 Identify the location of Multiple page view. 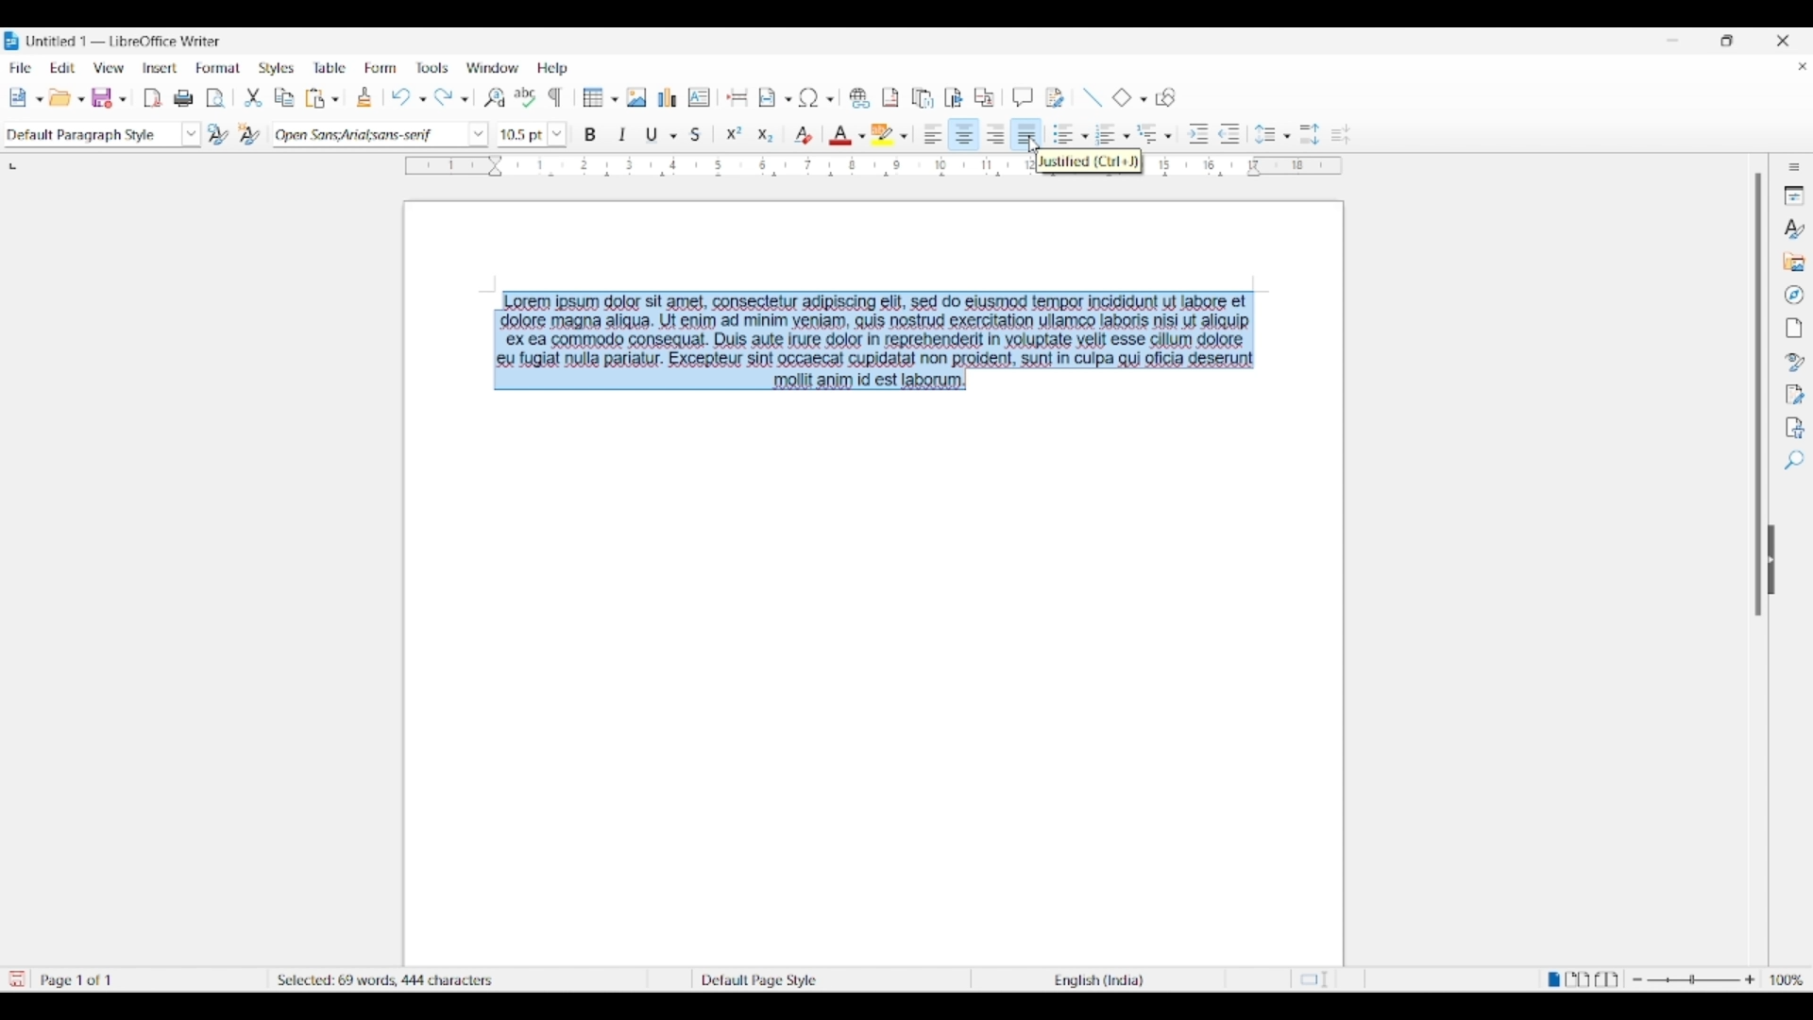
(1579, 979).